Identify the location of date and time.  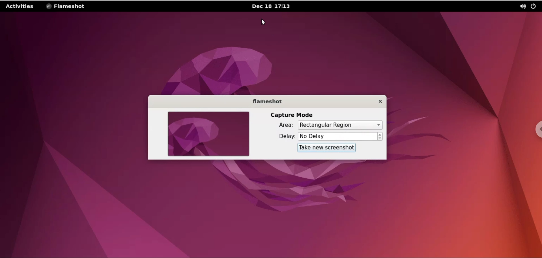
(276, 7).